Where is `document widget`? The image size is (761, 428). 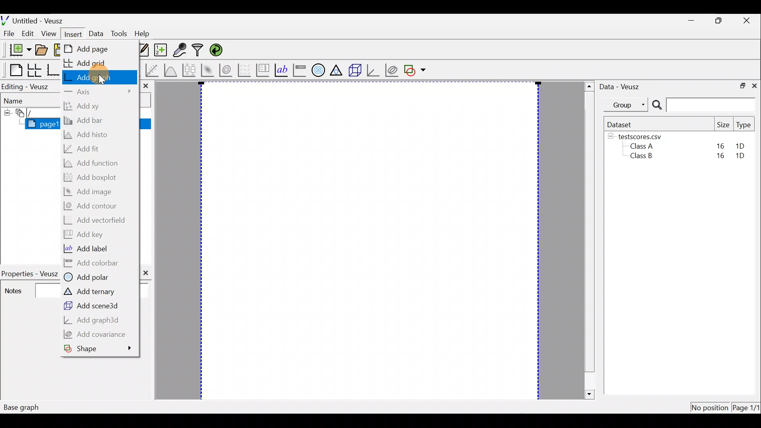
document widget is located at coordinates (23, 114).